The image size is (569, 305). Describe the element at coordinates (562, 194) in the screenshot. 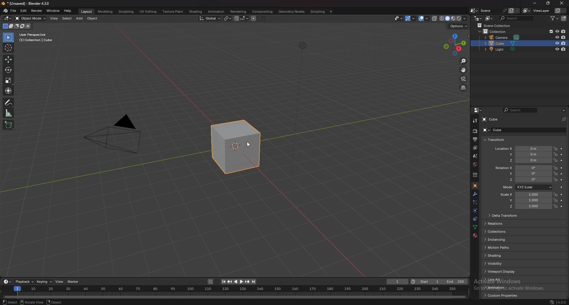

I see `animate property` at that location.